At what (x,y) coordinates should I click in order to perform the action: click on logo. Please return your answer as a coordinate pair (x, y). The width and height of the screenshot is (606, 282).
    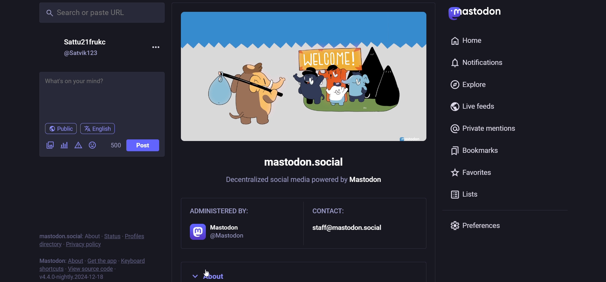
    Looking at the image, I should click on (480, 13).